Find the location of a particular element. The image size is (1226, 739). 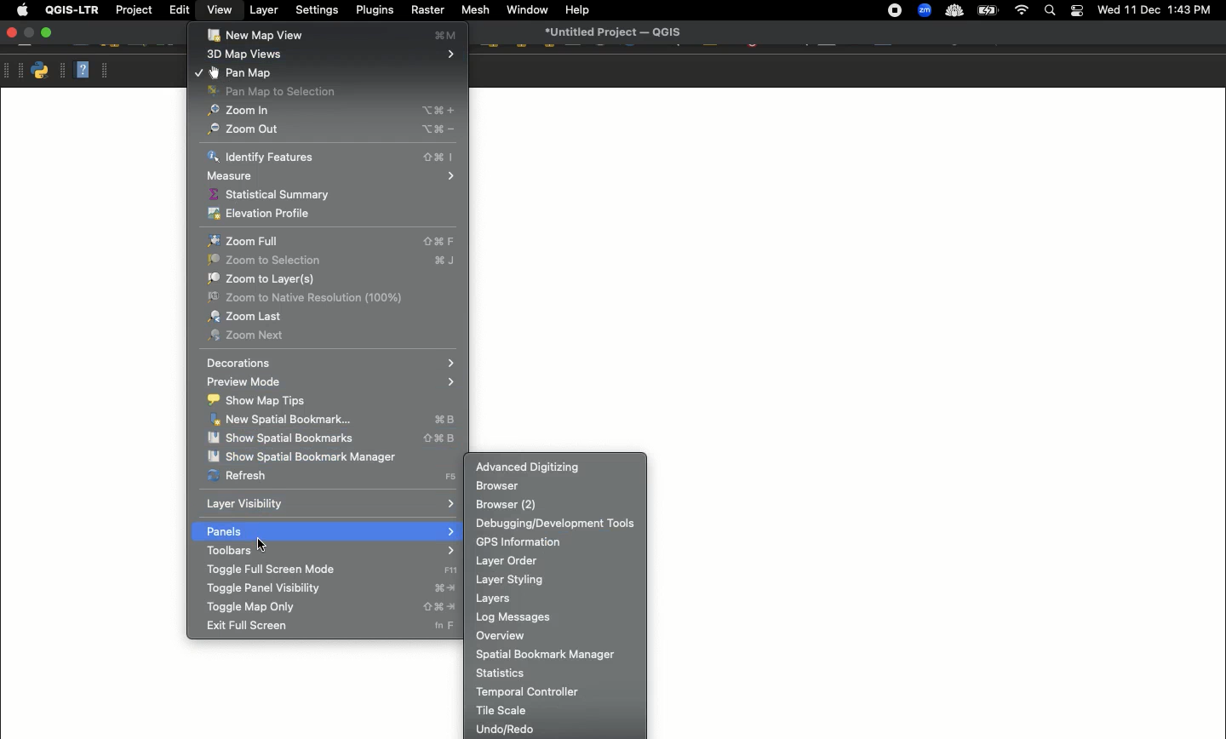

Edit is located at coordinates (180, 9).